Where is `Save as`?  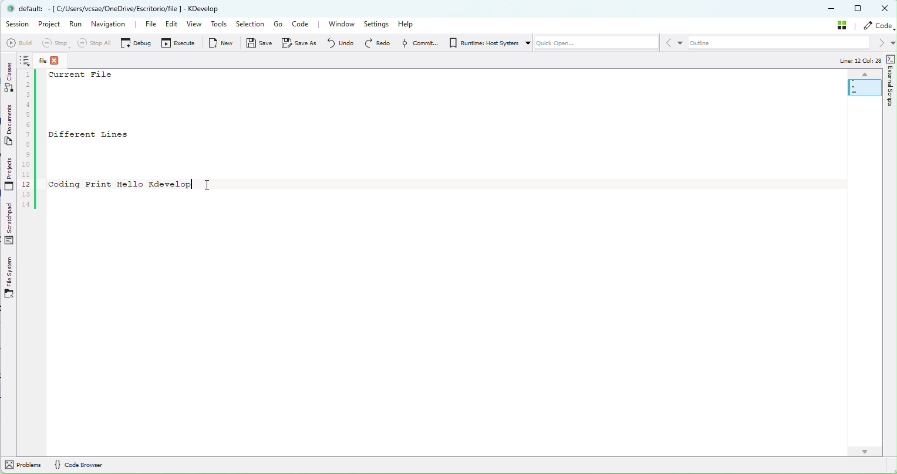 Save as is located at coordinates (302, 43).